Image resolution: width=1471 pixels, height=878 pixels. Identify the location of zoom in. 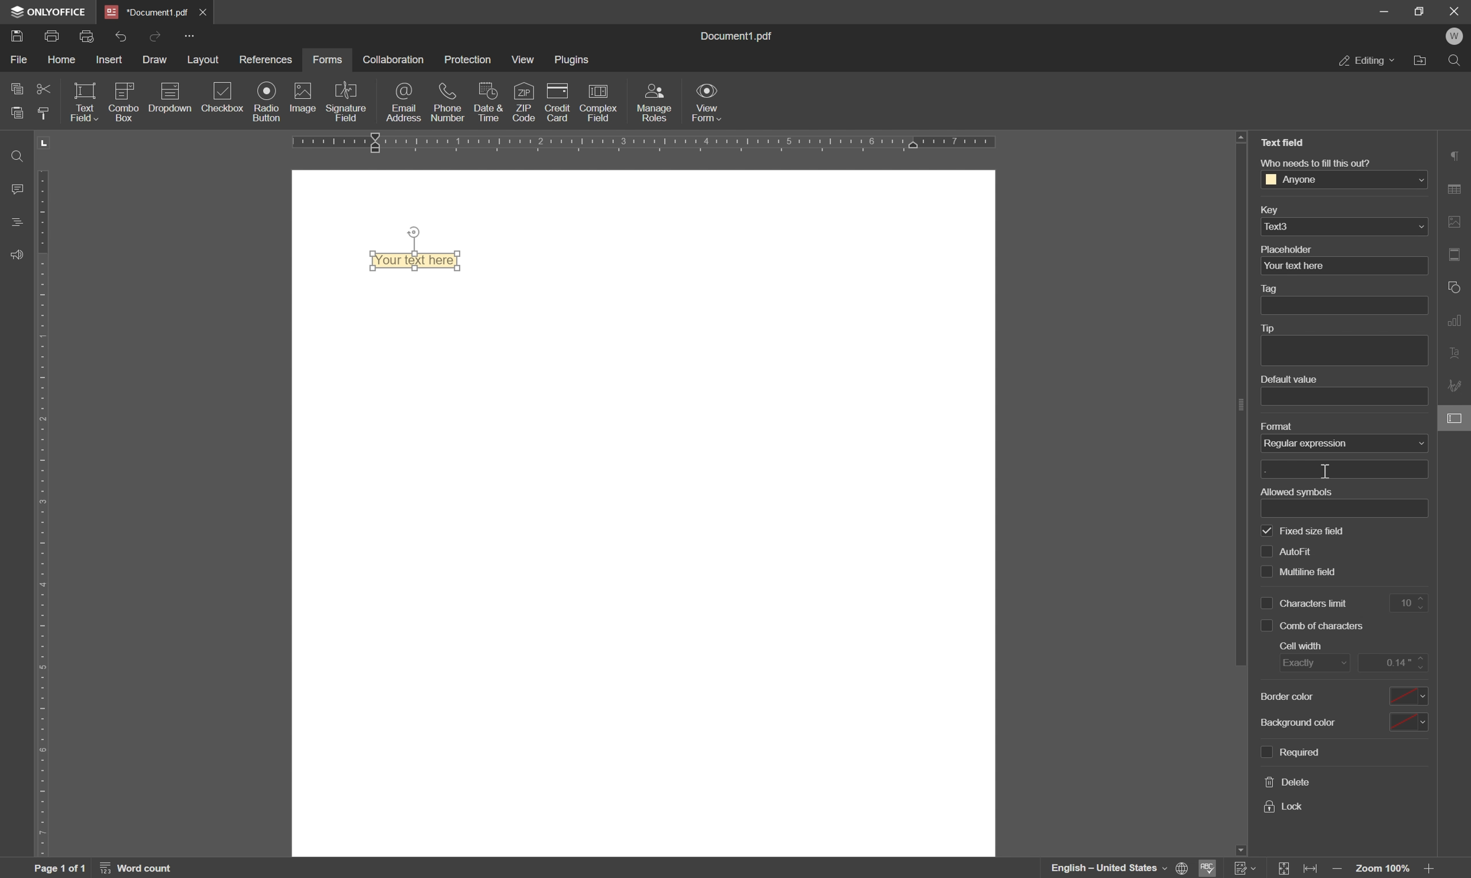
(1431, 870).